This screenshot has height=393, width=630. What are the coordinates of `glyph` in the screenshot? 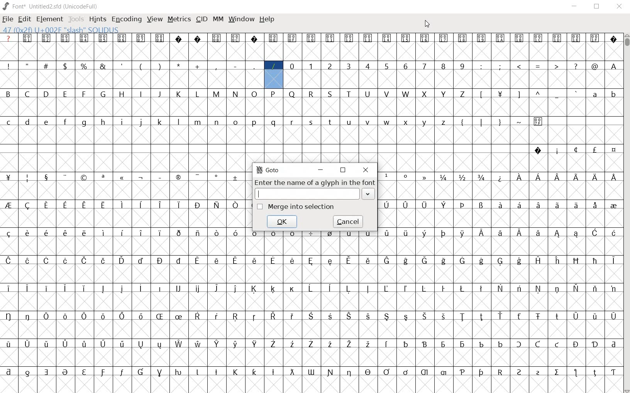 It's located at (8, 66).